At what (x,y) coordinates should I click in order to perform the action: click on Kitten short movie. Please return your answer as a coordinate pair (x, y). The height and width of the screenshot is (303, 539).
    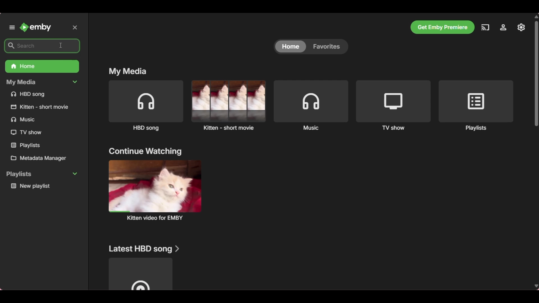
    Looking at the image, I should click on (228, 105).